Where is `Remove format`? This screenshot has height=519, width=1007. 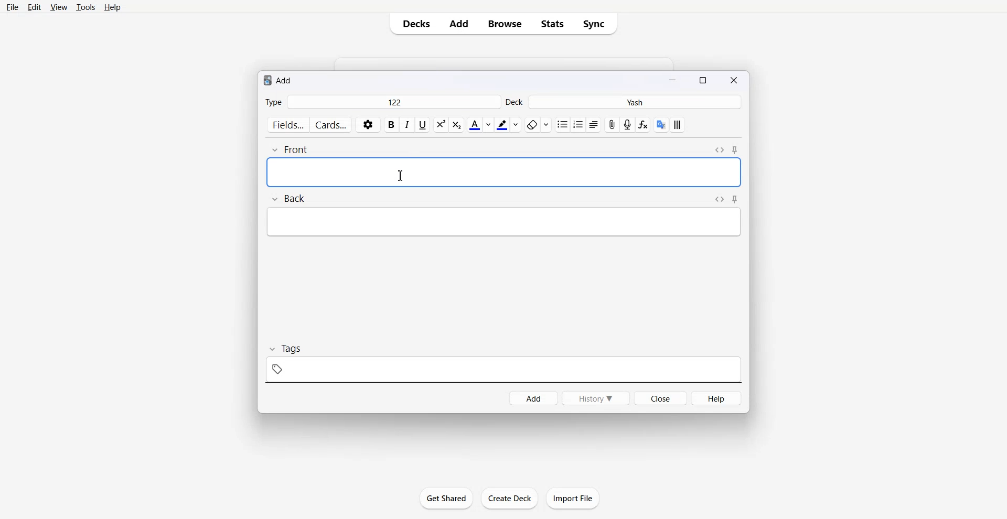 Remove format is located at coordinates (538, 124).